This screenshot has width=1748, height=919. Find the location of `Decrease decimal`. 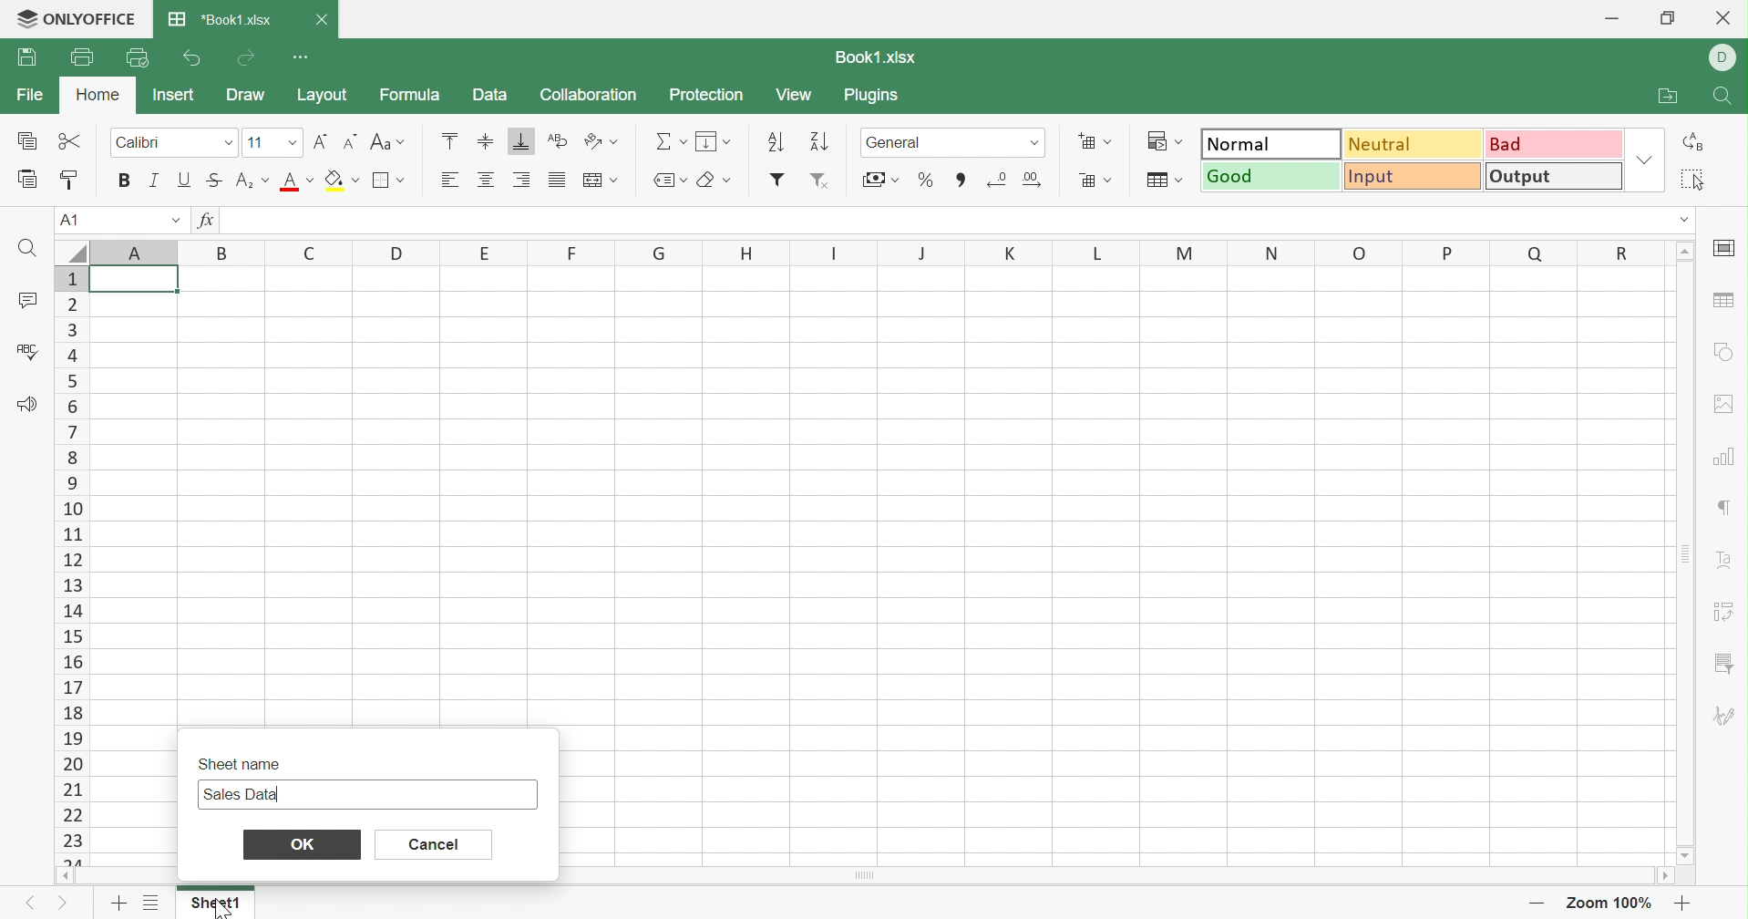

Decrease decimal is located at coordinates (999, 180).